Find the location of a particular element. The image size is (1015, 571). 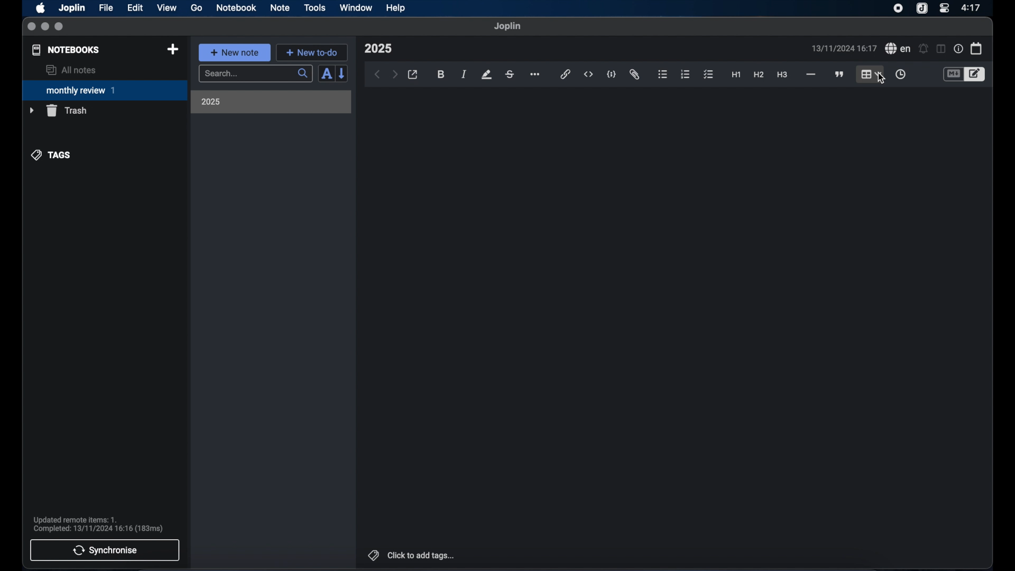

reverse sort order is located at coordinates (343, 73).